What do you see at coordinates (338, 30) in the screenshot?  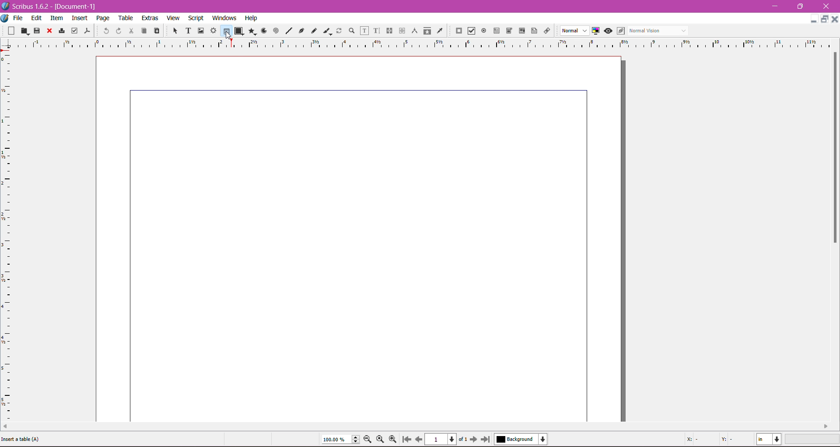 I see `Rotate Them` at bounding box center [338, 30].